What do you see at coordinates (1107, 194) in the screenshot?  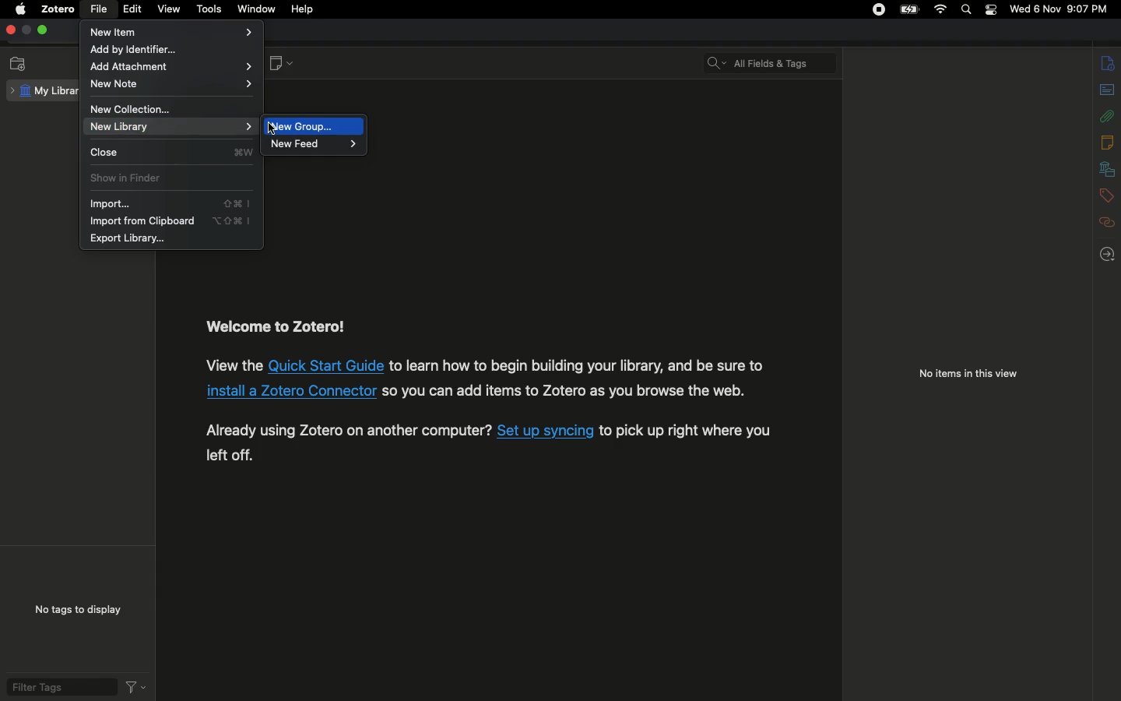 I see `Tags` at bounding box center [1107, 194].